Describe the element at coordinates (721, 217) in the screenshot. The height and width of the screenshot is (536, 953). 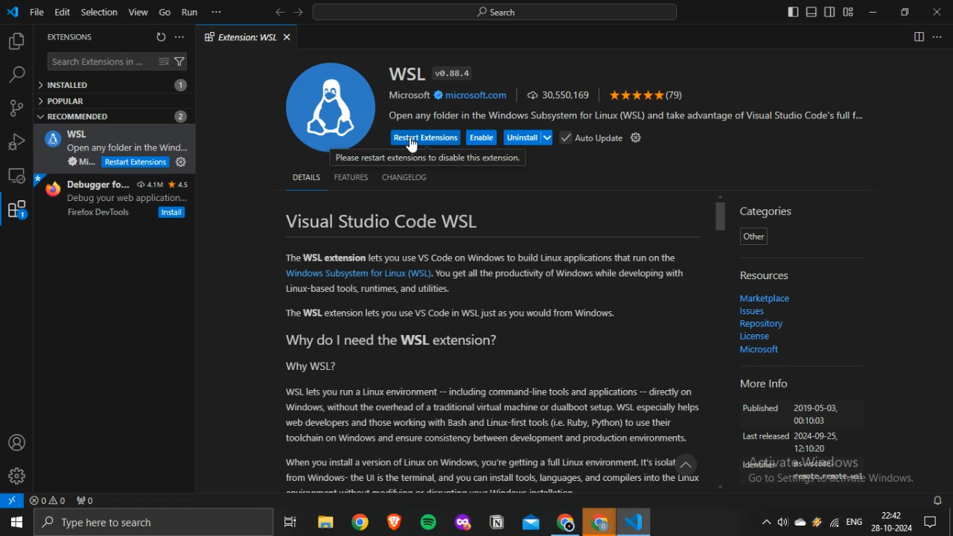
I see `scrollbar` at that location.